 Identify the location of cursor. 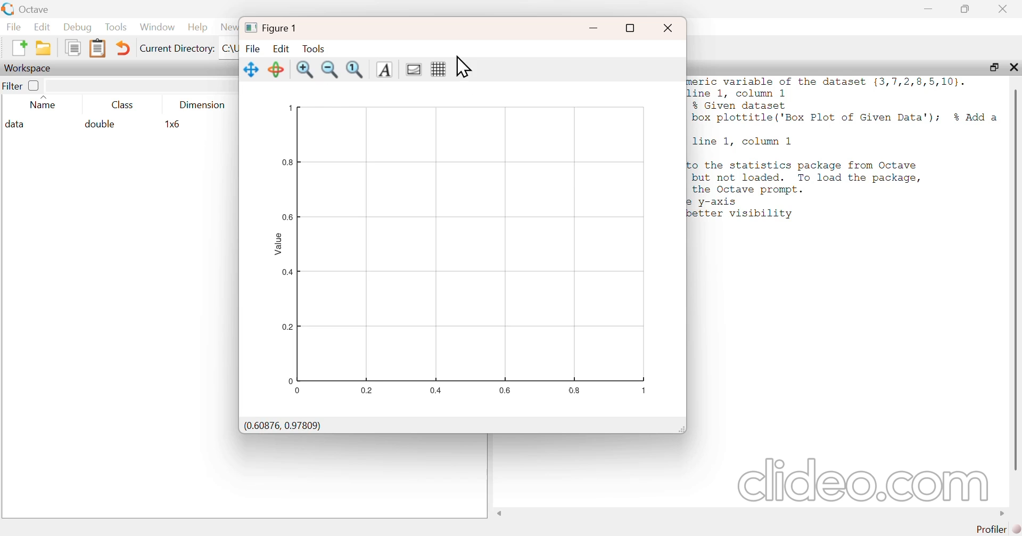
(464, 66).